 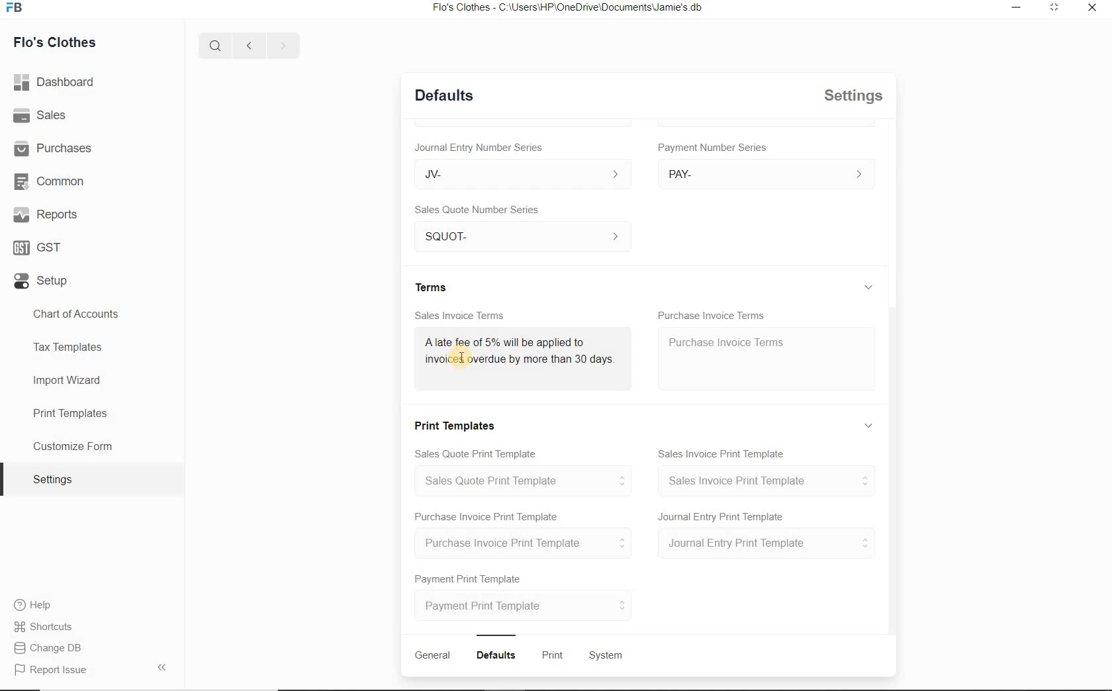 What do you see at coordinates (477, 145) in the screenshot?
I see `Journal Entry Number Series` at bounding box center [477, 145].